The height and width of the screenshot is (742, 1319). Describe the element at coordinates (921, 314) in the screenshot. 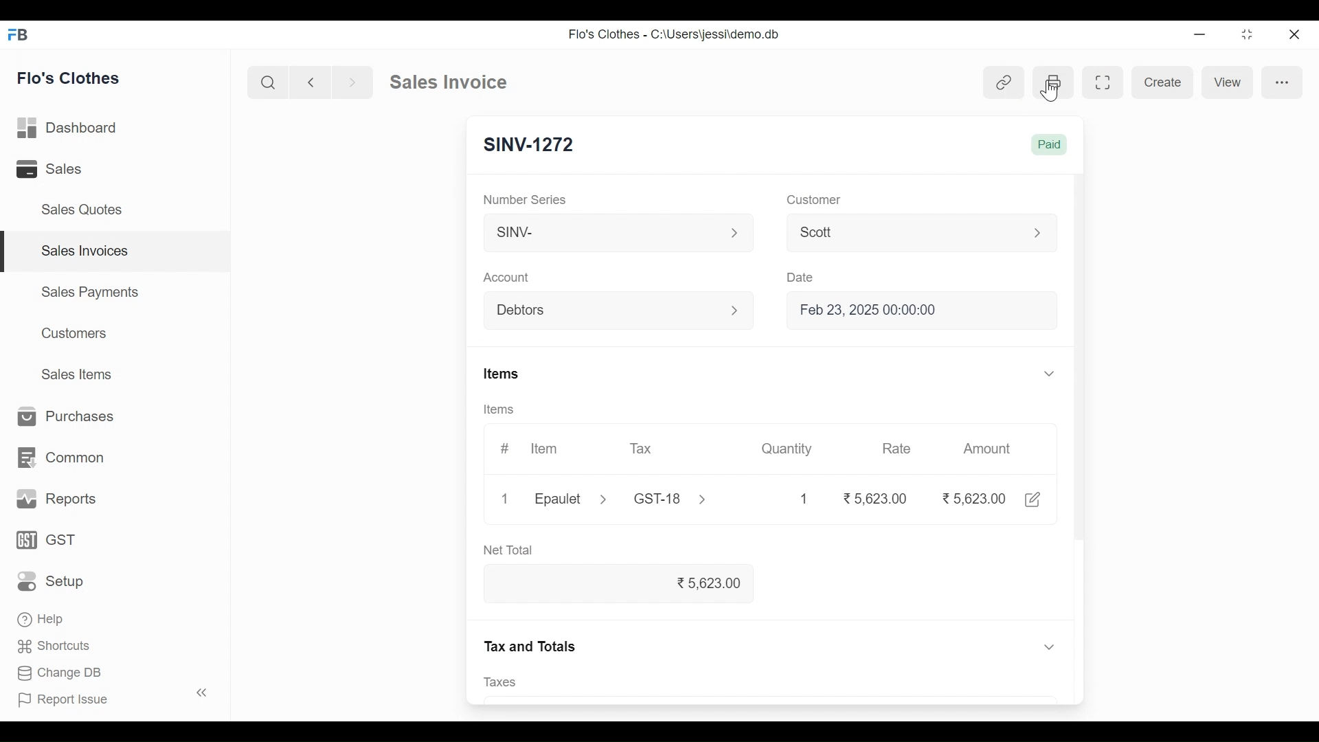

I see `Feb 23, 2025 00:00:0(` at that location.